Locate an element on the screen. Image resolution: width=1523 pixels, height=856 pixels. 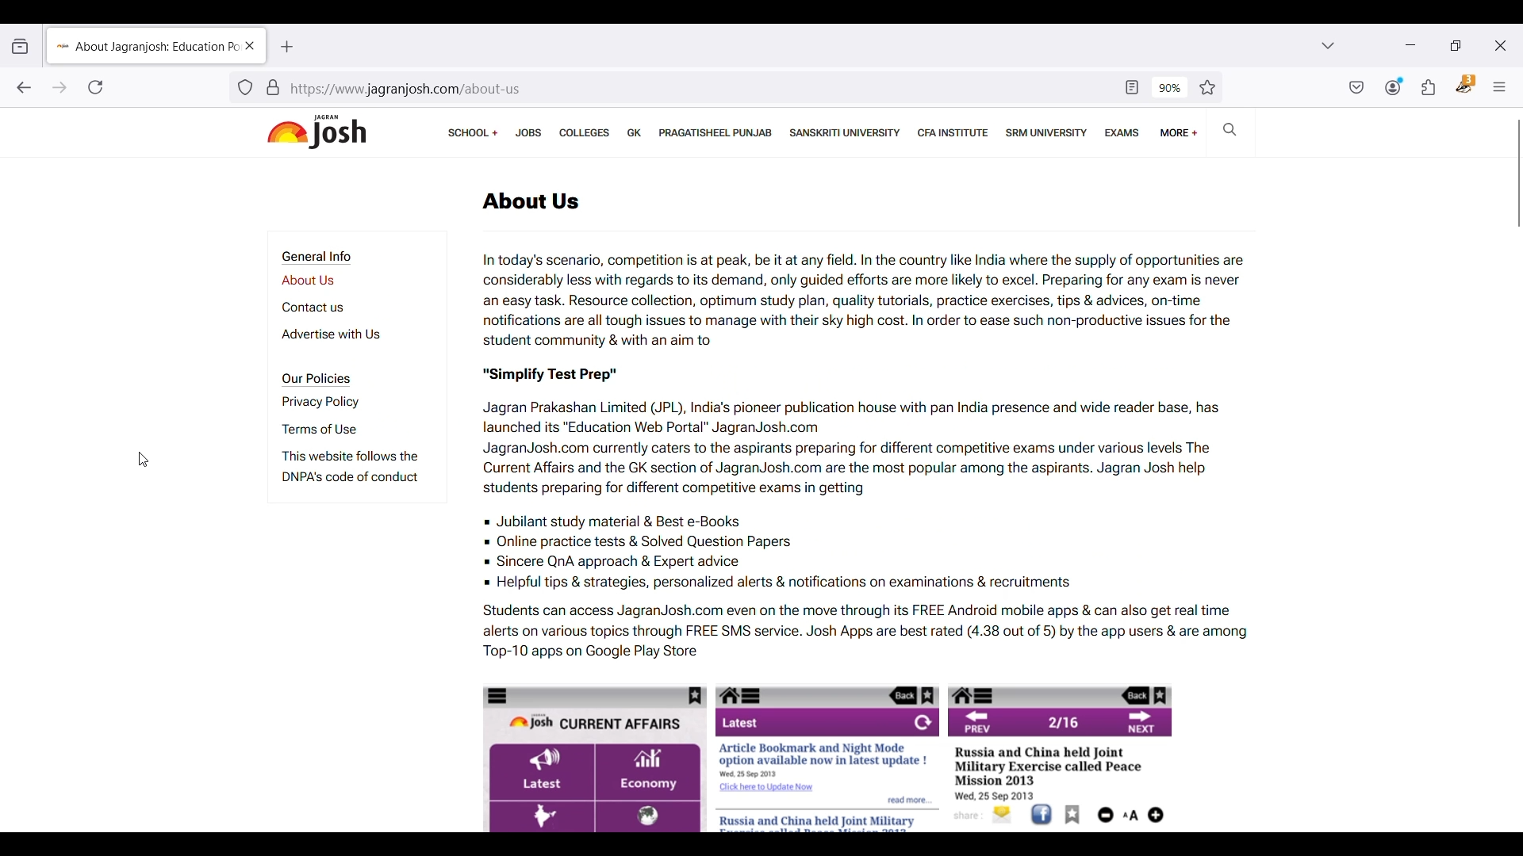
Cursor position unchanged is located at coordinates (144, 460).